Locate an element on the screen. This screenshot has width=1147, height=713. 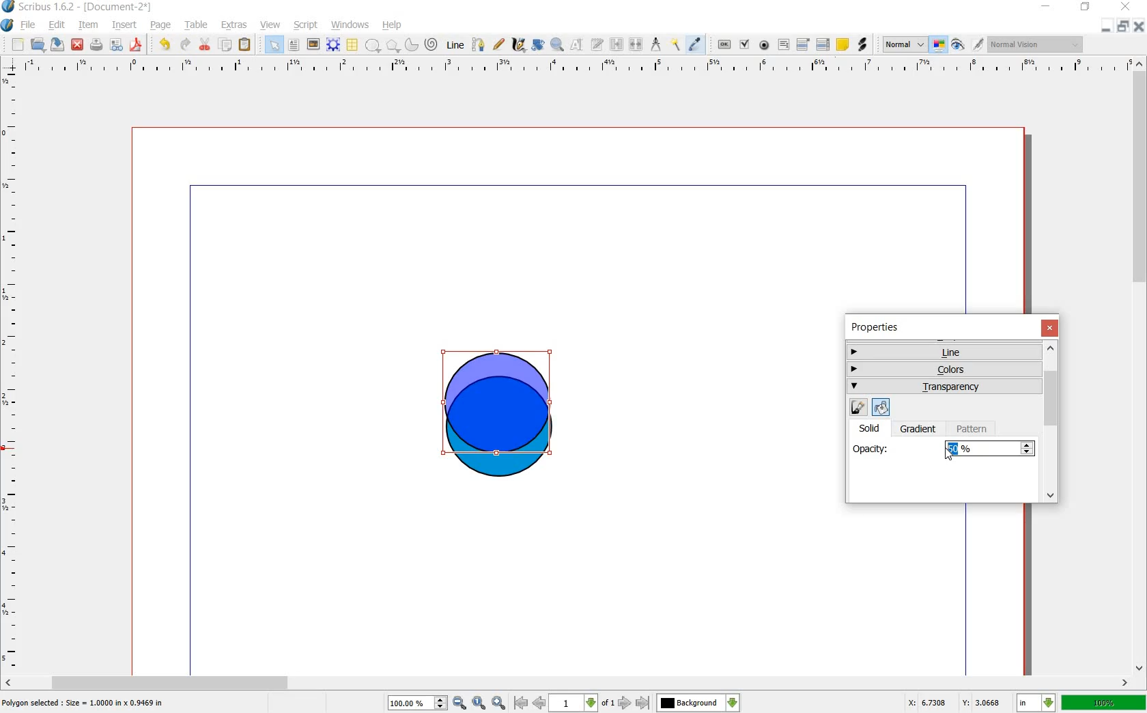
opacity is located at coordinates (871, 447).